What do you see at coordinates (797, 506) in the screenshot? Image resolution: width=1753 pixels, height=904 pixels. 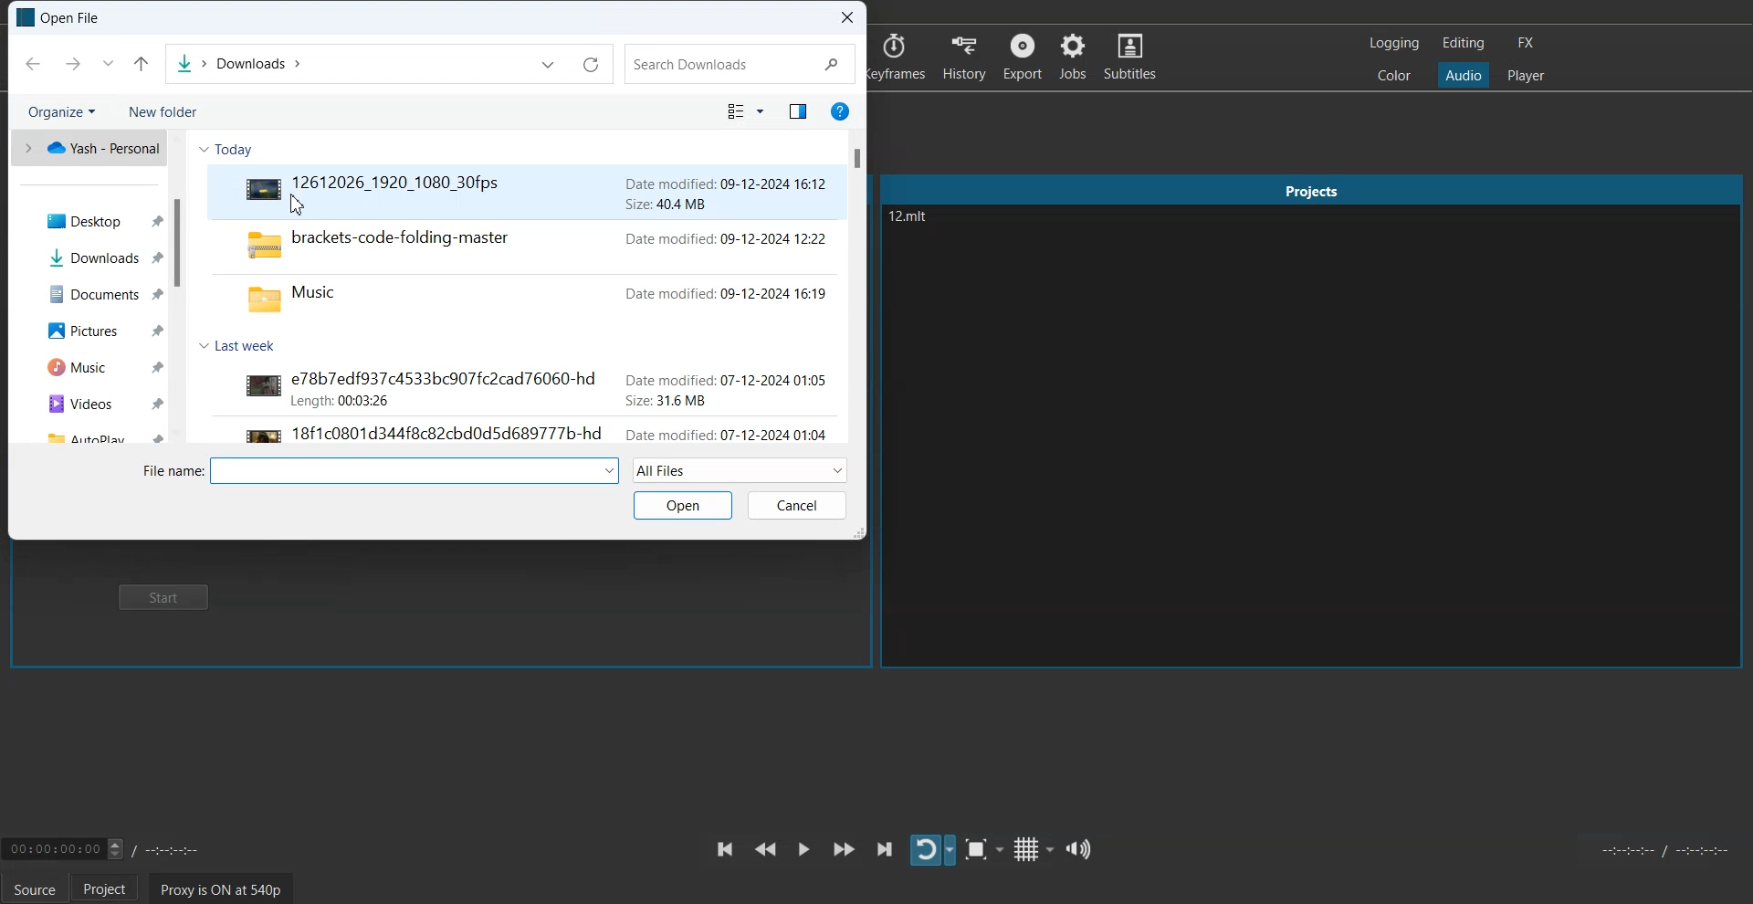 I see `Cancel` at bounding box center [797, 506].